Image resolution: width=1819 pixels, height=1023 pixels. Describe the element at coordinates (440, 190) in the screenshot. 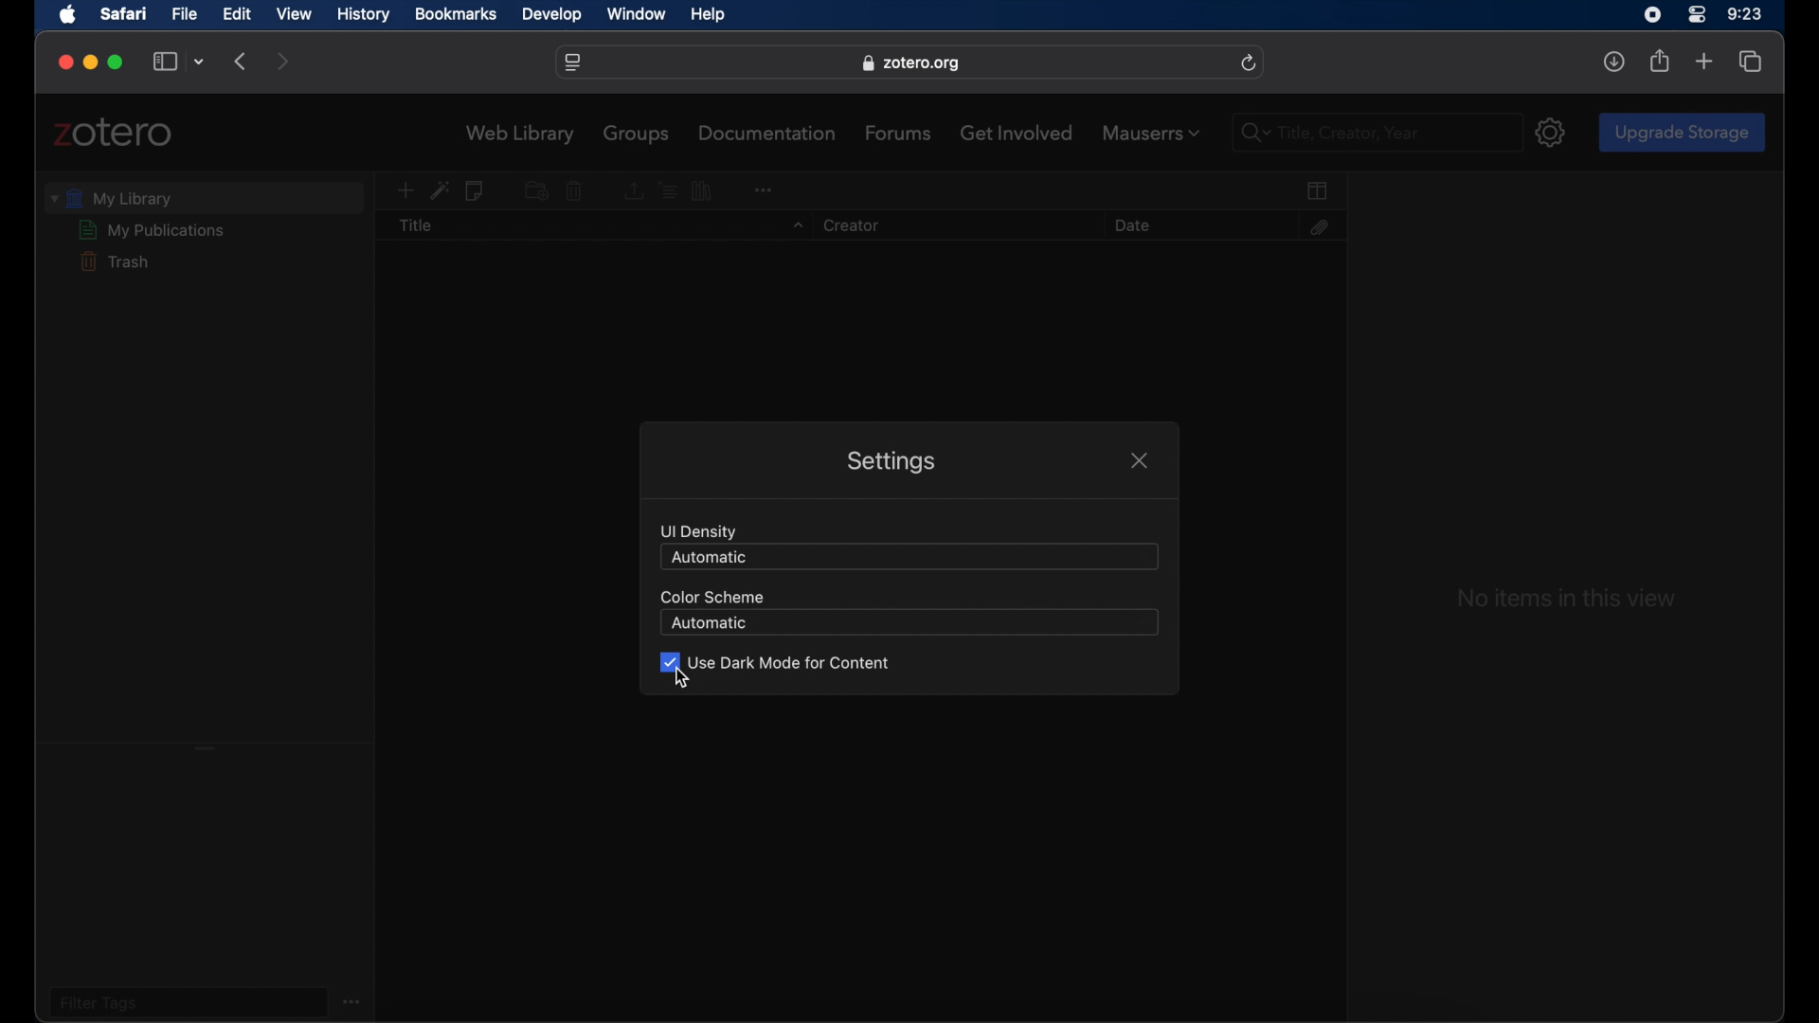

I see `add by identifier` at that location.